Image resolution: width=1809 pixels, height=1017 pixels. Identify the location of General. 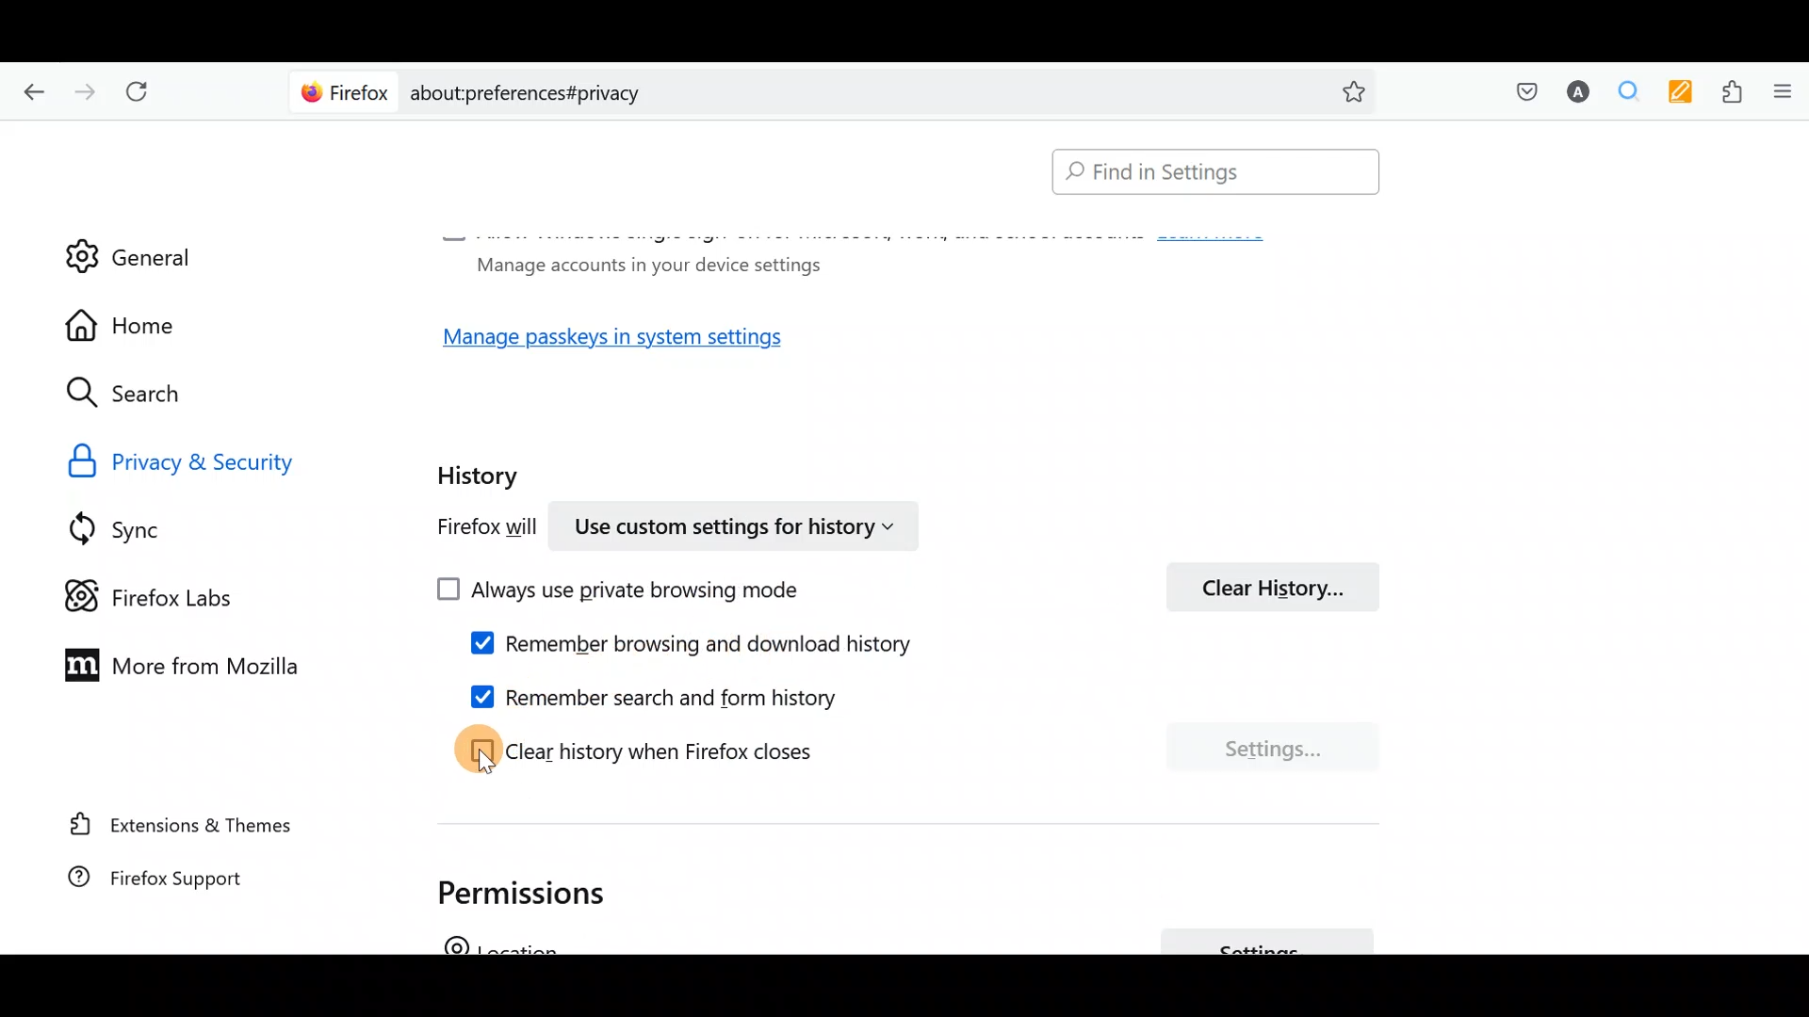
(129, 244).